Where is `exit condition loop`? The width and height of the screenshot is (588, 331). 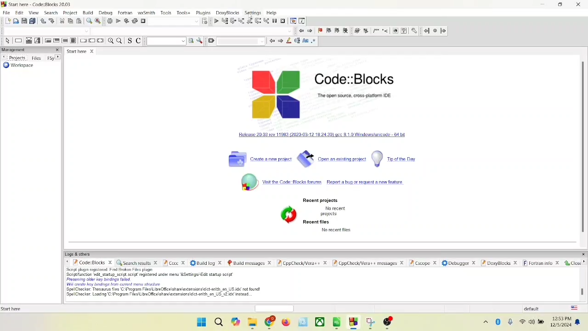
exit condition loop is located at coordinates (57, 40).